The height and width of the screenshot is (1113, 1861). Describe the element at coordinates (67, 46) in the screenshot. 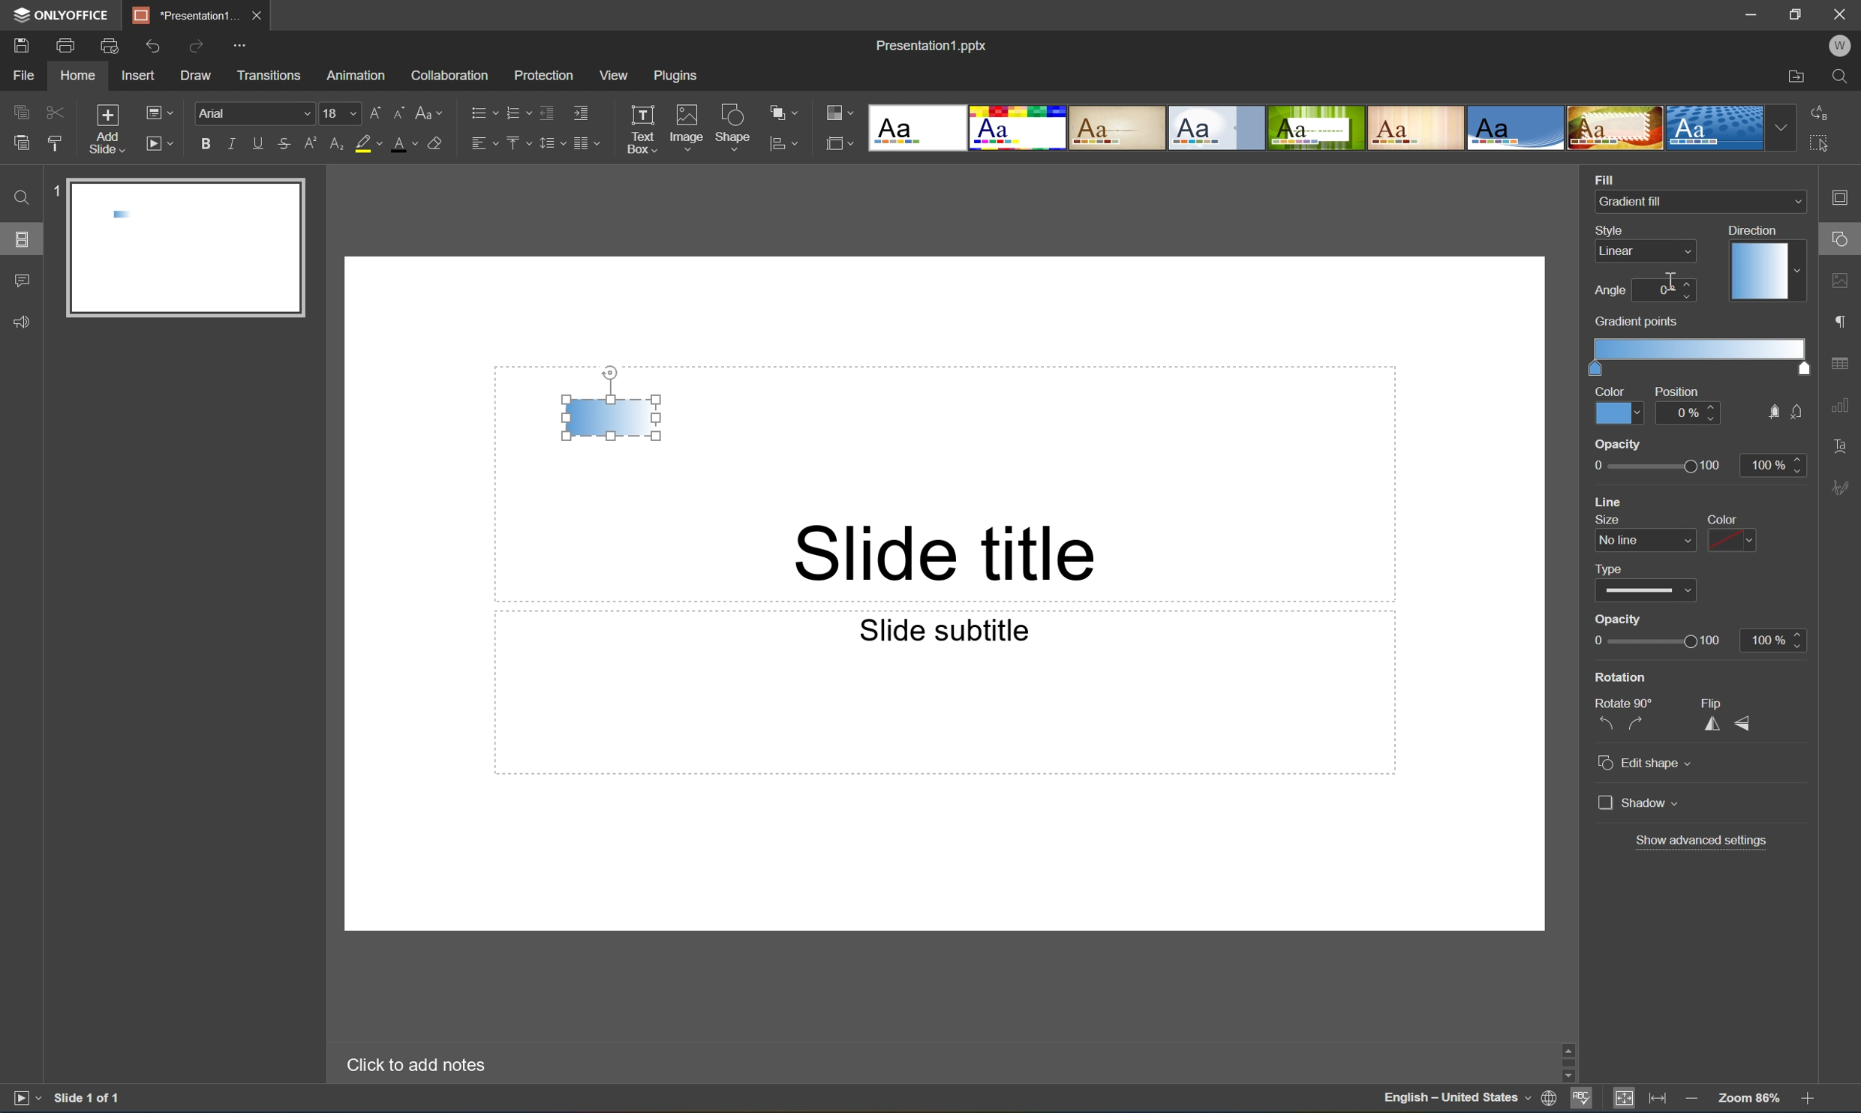

I see `Print file` at that location.